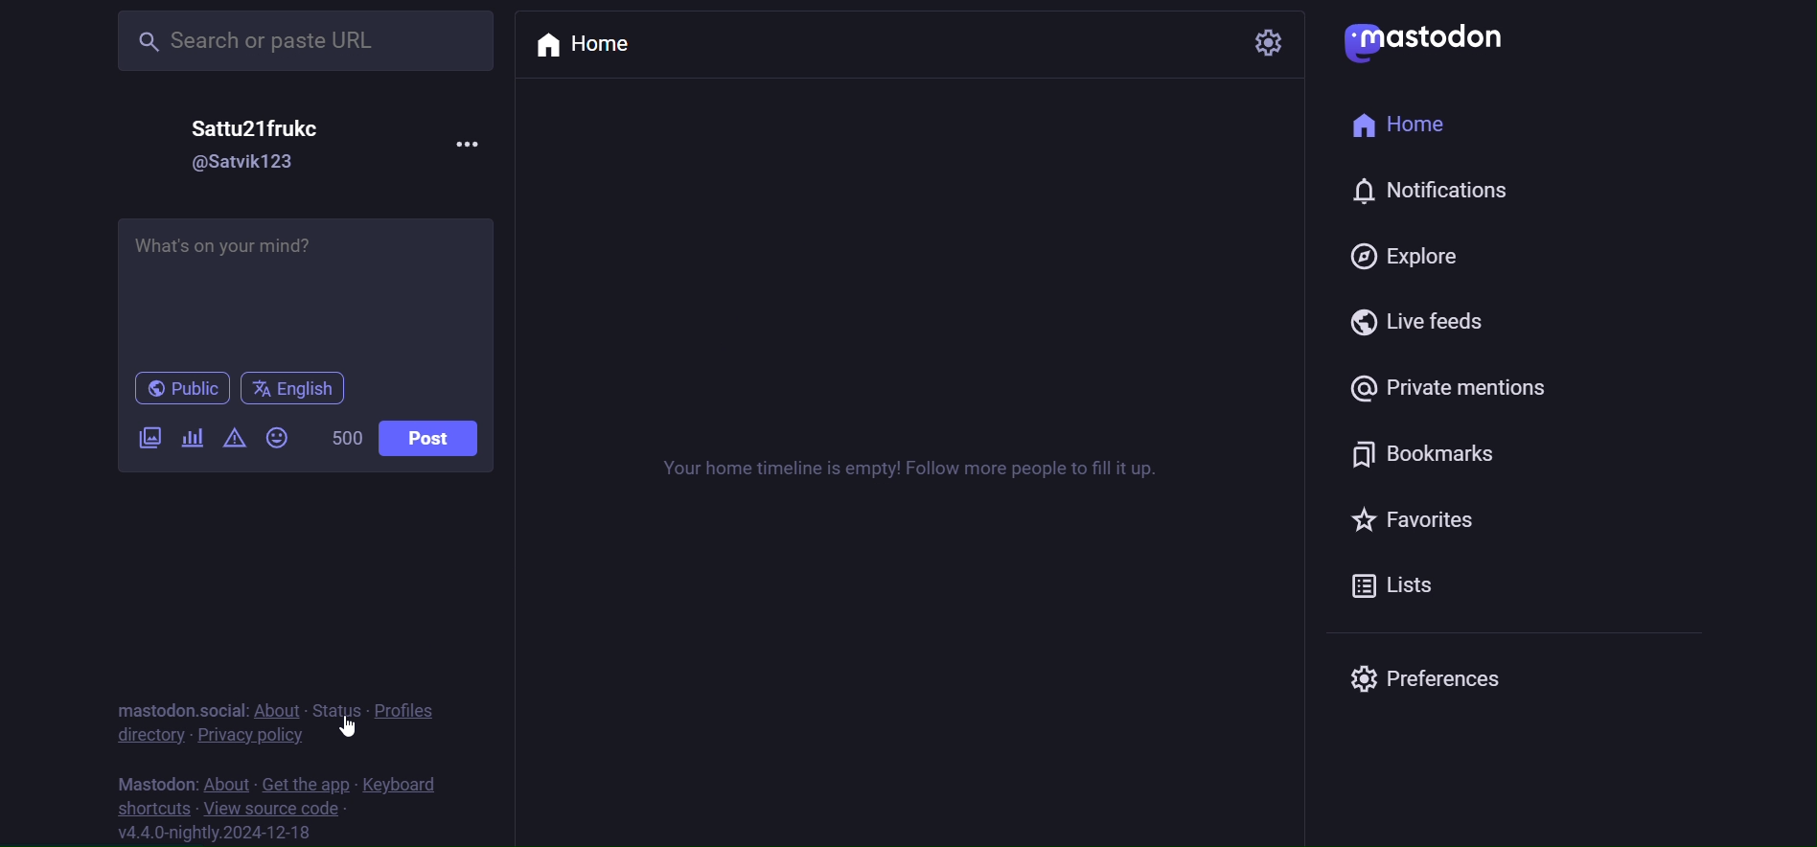 The width and height of the screenshot is (1817, 847). Describe the element at coordinates (226, 779) in the screenshot. I see `About` at that location.